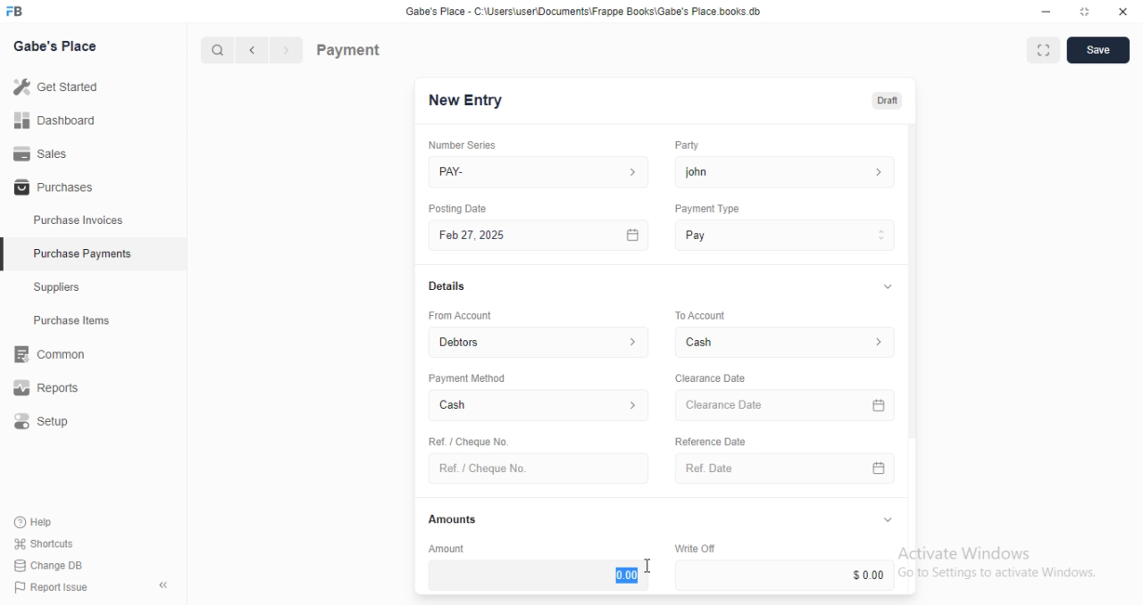 This screenshot has height=605, width=1143. I want to click on Clearance Date, so click(788, 406).